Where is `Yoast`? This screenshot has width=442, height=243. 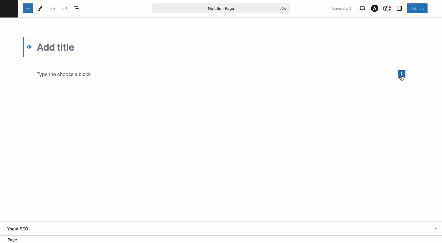
Yoast is located at coordinates (23, 228).